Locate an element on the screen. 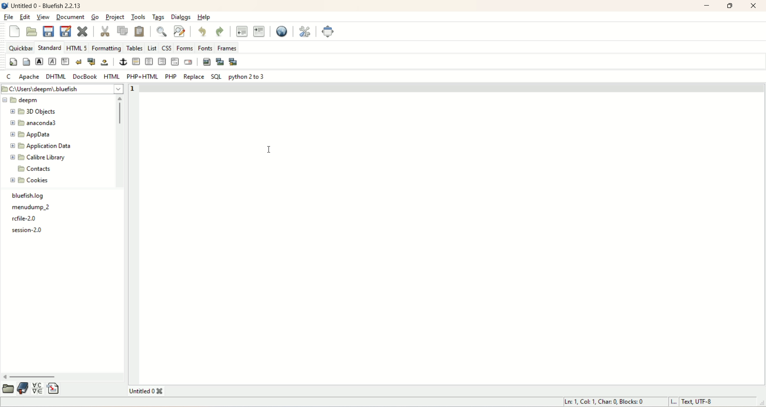 The height and width of the screenshot is (407, 766). forms is located at coordinates (184, 49).